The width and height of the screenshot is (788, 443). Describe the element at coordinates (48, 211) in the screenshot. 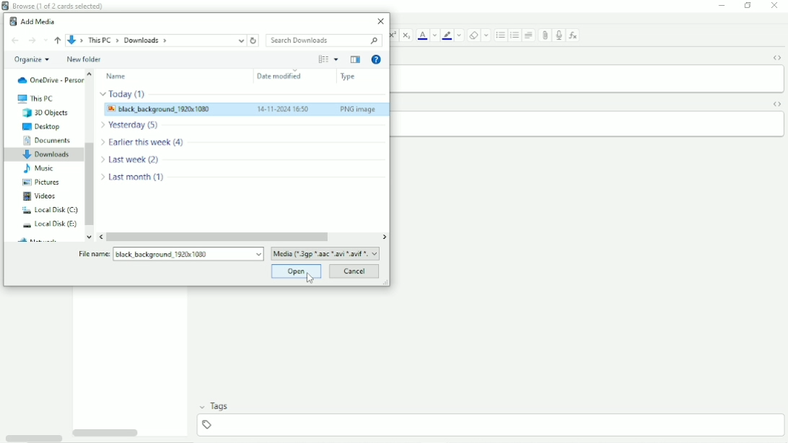

I see `Local Disk (C:)` at that location.